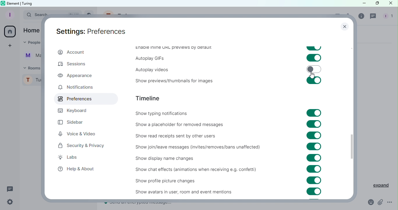  What do you see at coordinates (28, 3) in the screenshot?
I see `turing` at bounding box center [28, 3].